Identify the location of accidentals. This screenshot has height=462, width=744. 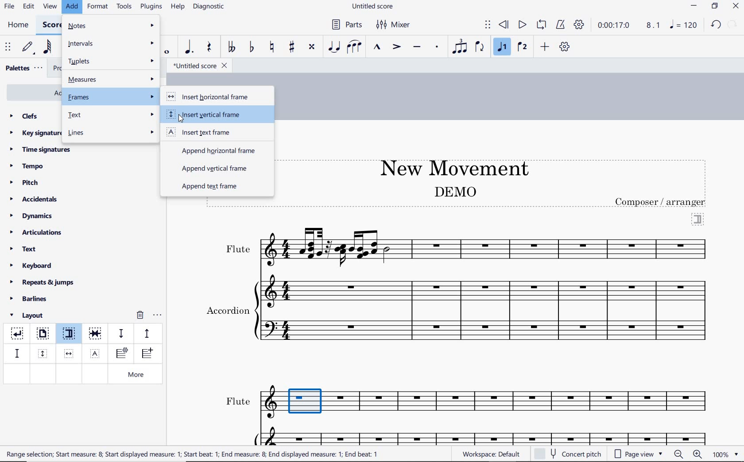
(35, 199).